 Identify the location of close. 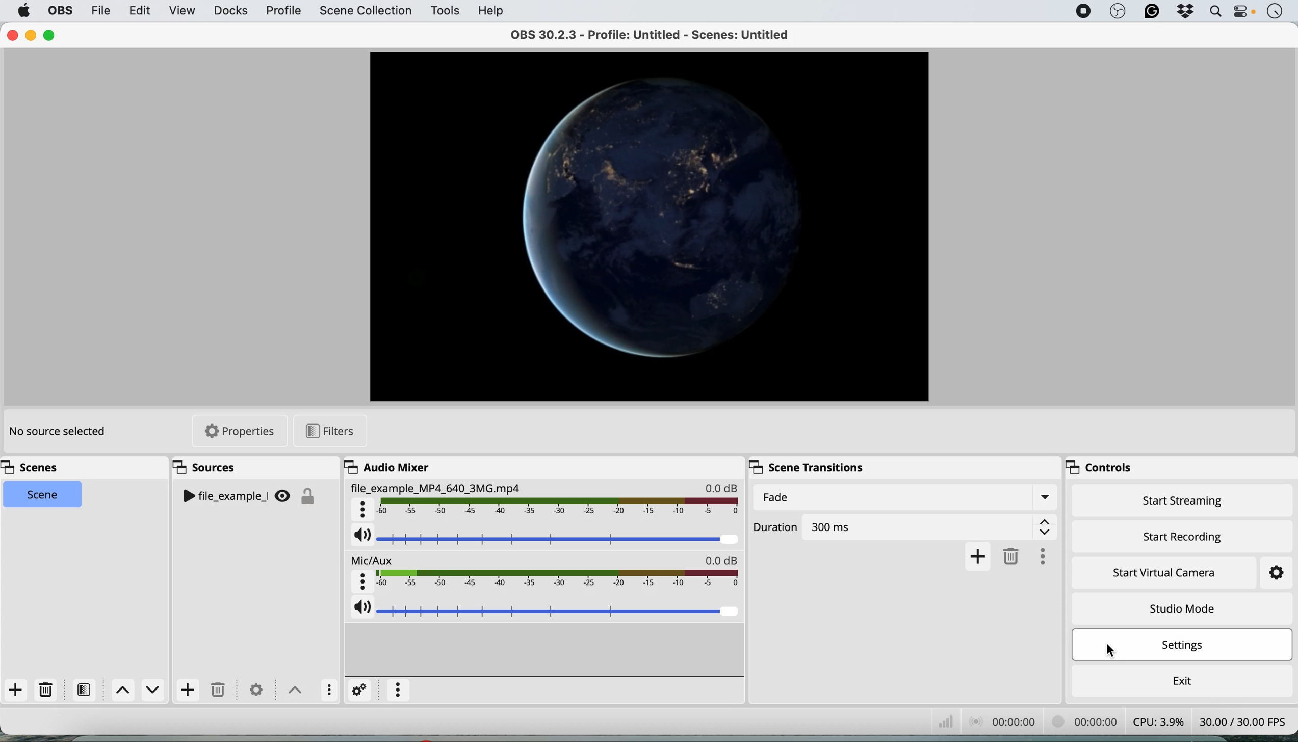
(12, 36).